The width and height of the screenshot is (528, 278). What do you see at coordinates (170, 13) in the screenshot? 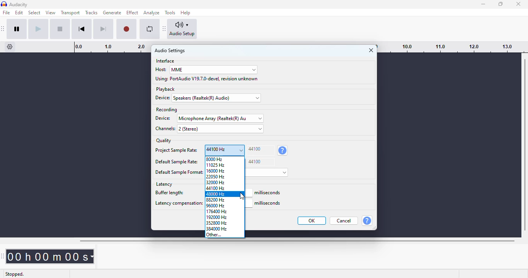
I see `tools` at bounding box center [170, 13].